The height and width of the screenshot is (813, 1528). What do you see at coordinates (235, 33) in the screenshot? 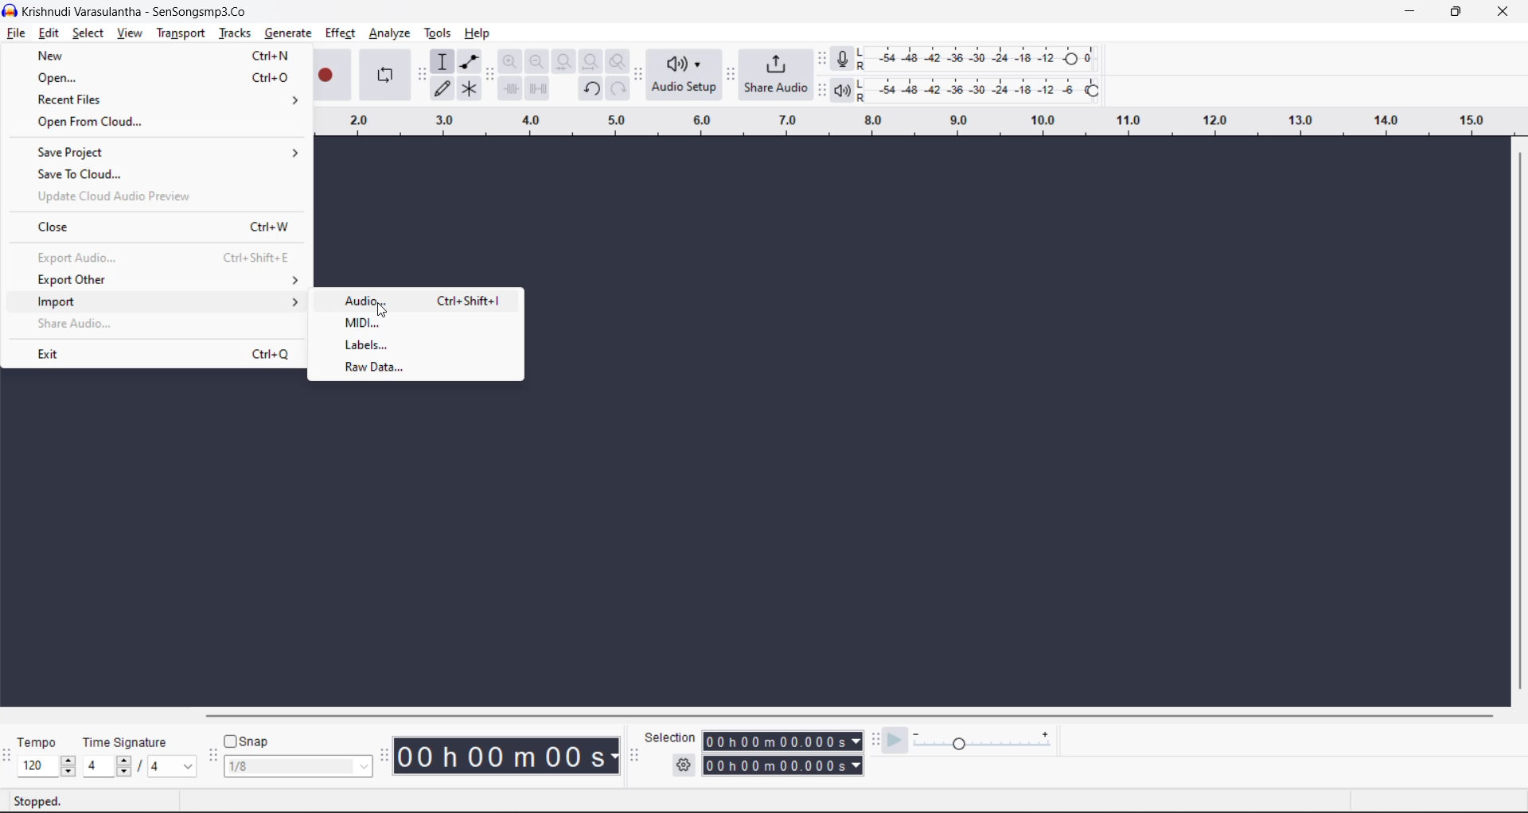
I see `tracks` at bounding box center [235, 33].